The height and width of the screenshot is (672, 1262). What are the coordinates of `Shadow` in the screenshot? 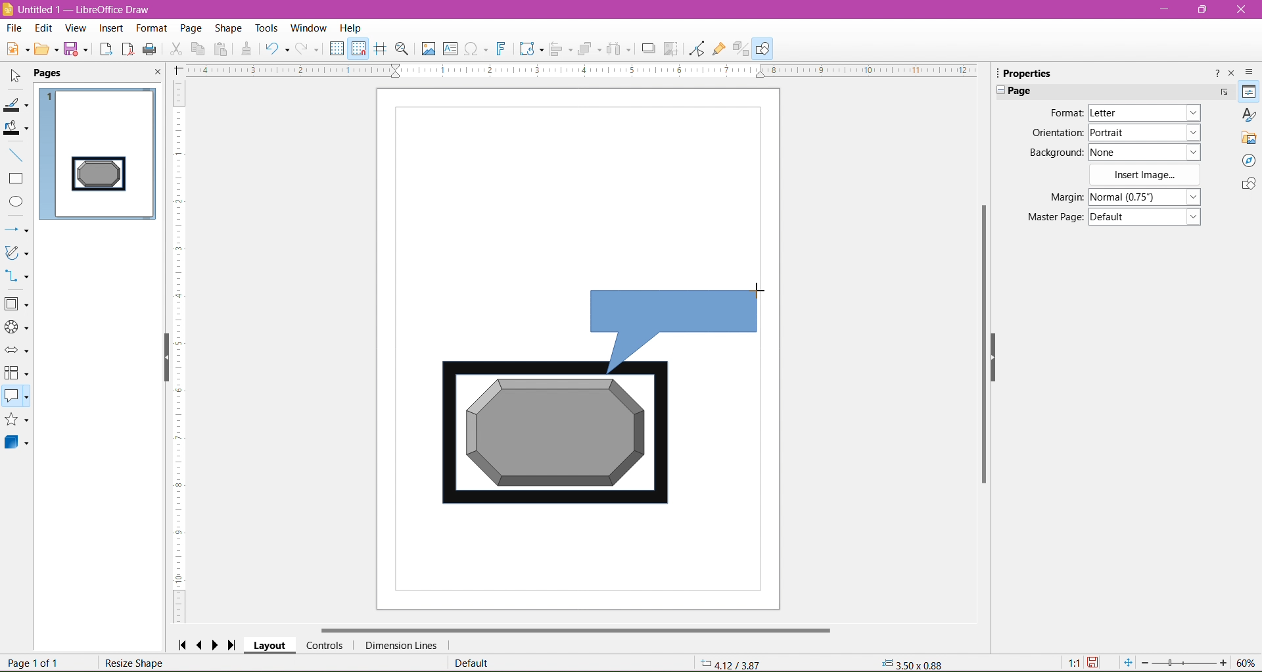 It's located at (646, 49).